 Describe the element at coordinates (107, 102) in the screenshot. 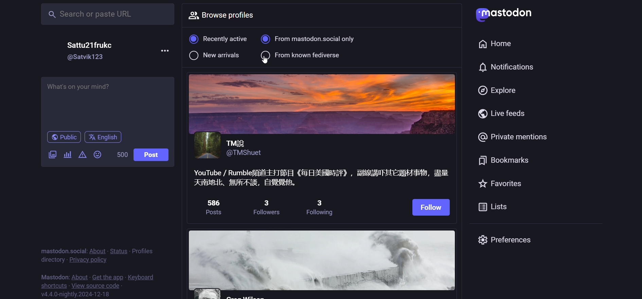

I see `What's on your mind? |` at that location.